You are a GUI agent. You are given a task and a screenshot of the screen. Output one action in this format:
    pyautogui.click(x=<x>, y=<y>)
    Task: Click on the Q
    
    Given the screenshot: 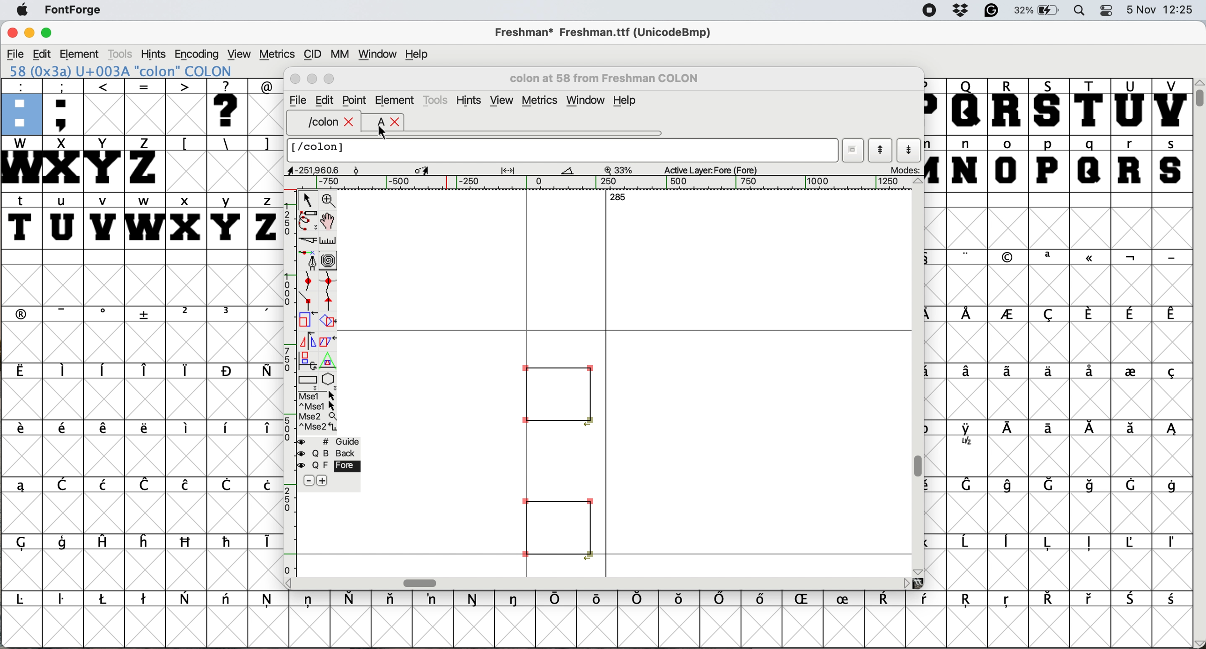 What is the action you would take?
    pyautogui.click(x=967, y=107)
    